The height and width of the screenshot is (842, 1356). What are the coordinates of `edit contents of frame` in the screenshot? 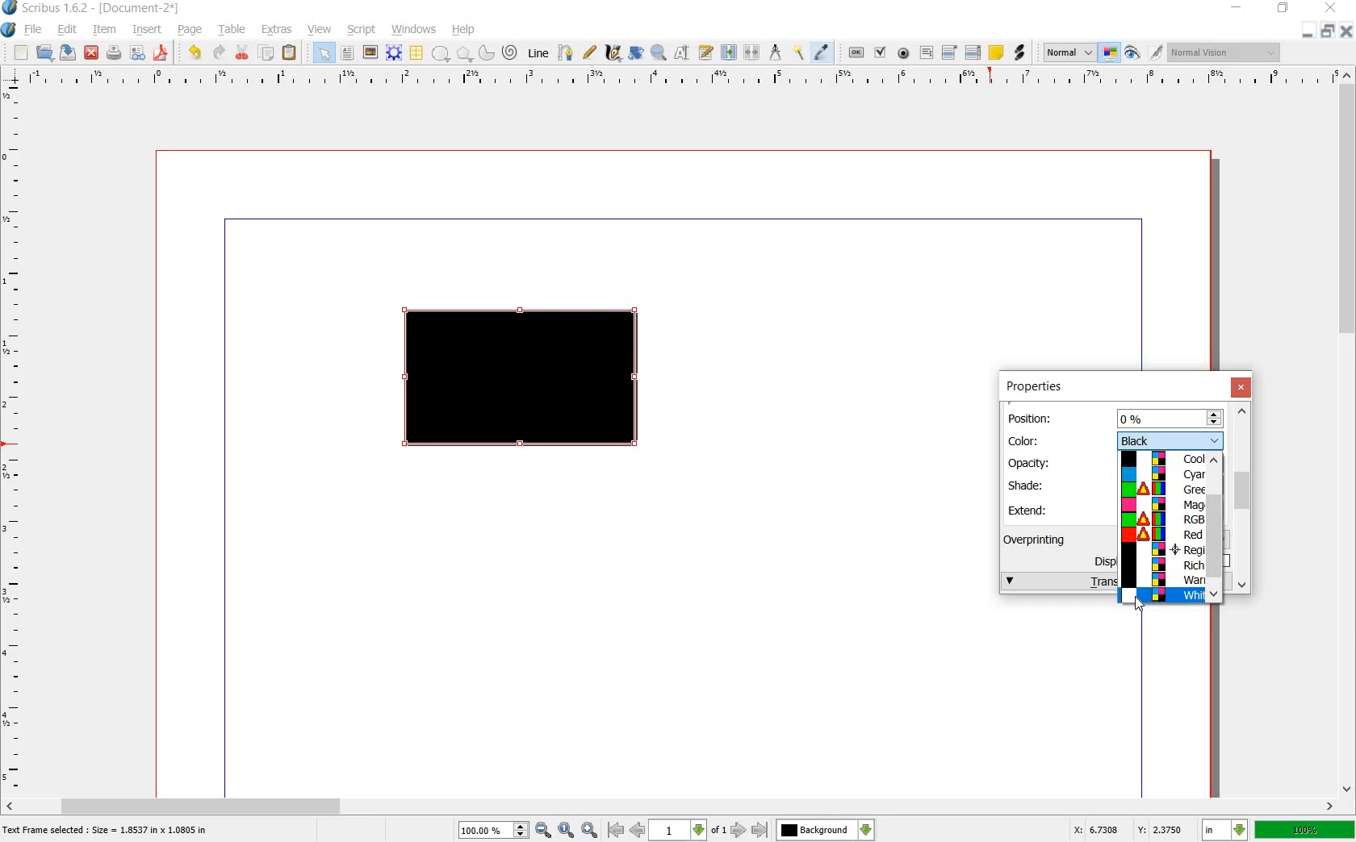 It's located at (682, 53).